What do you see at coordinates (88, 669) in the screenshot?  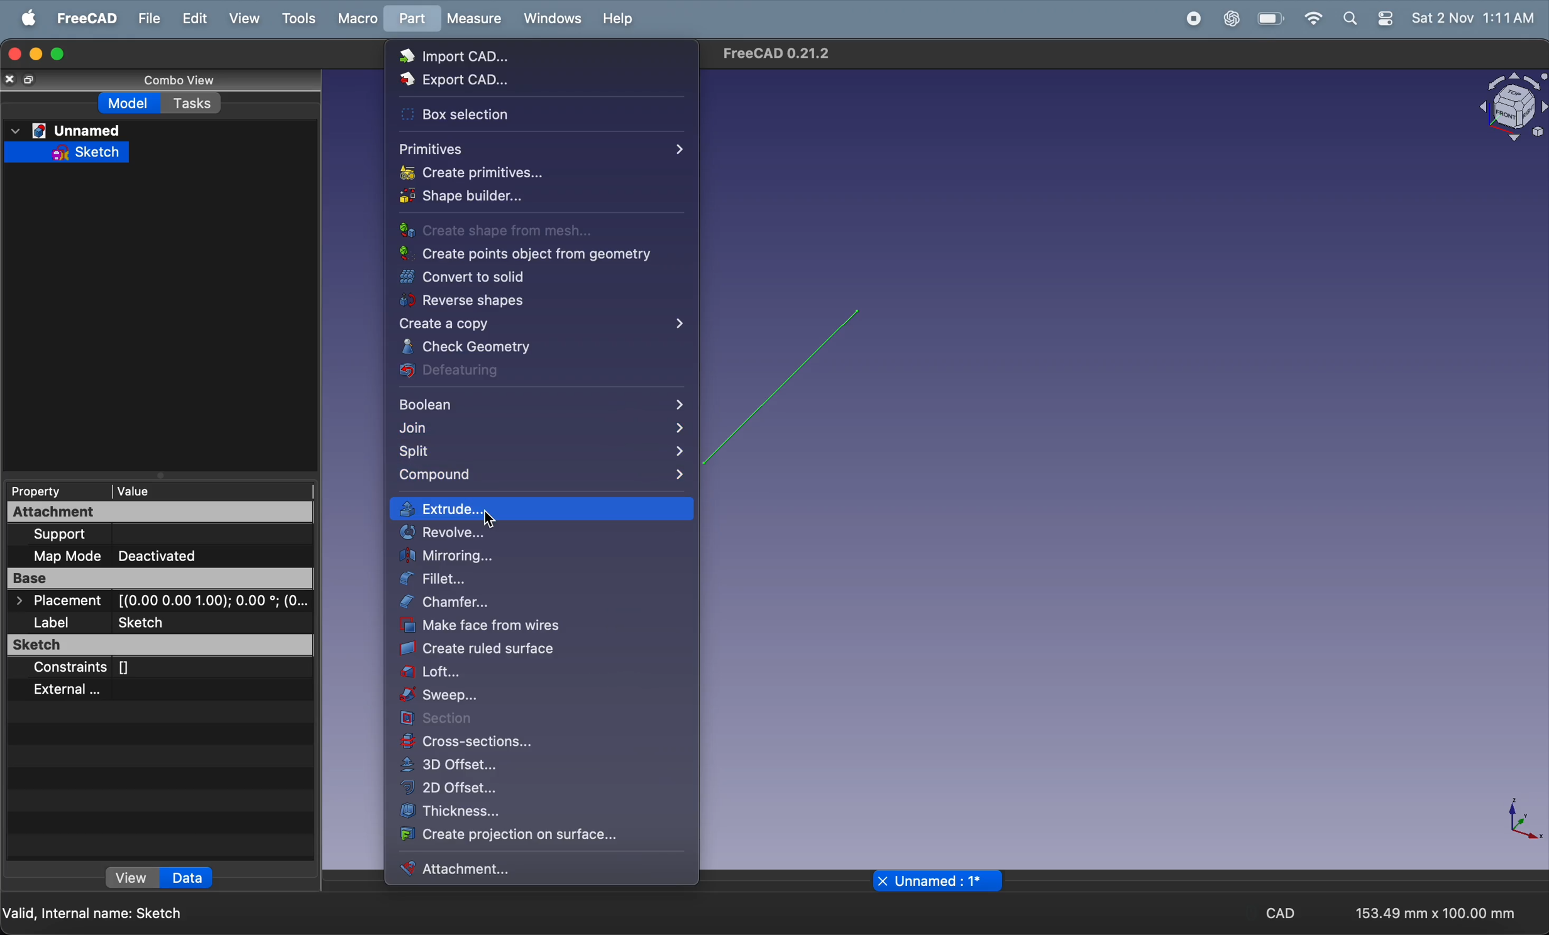 I see `constraints []` at bounding box center [88, 669].